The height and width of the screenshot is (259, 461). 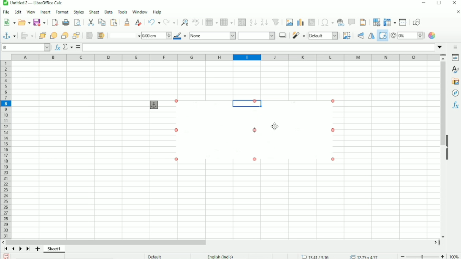 What do you see at coordinates (169, 22) in the screenshot?
I see `Redo` at bounding box center [169, 22].